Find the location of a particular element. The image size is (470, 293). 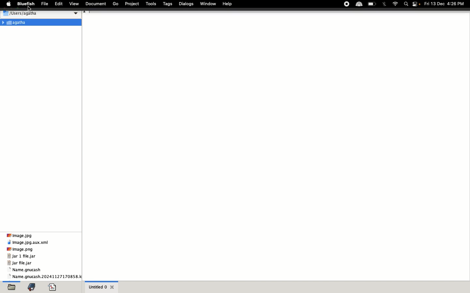

Files is located at coordinates (45, 273).